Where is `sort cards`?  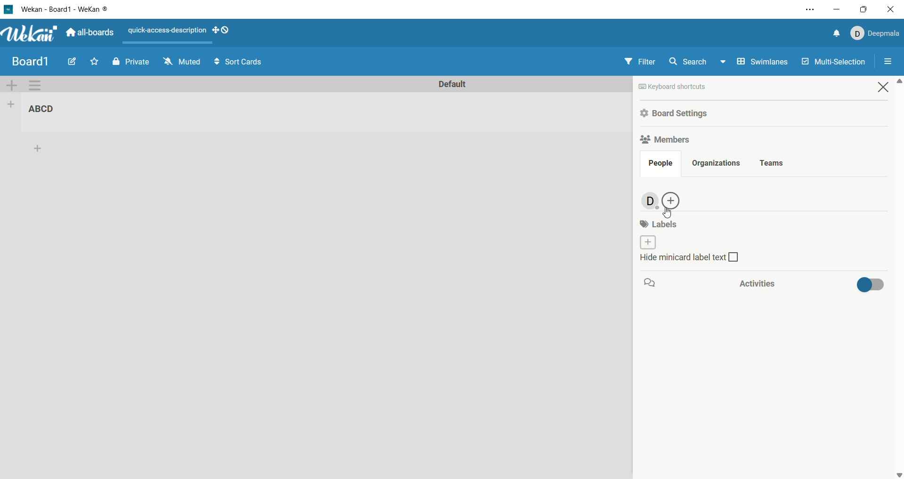
sort cards is located at coordinates (239, 61).